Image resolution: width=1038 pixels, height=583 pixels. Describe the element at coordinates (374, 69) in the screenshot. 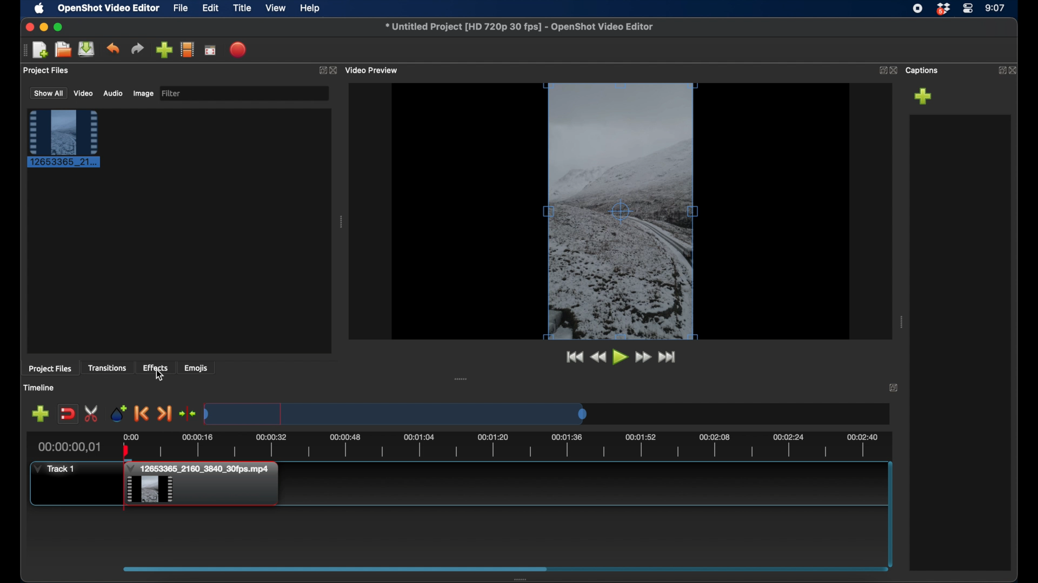

I see `video preview` at that location.